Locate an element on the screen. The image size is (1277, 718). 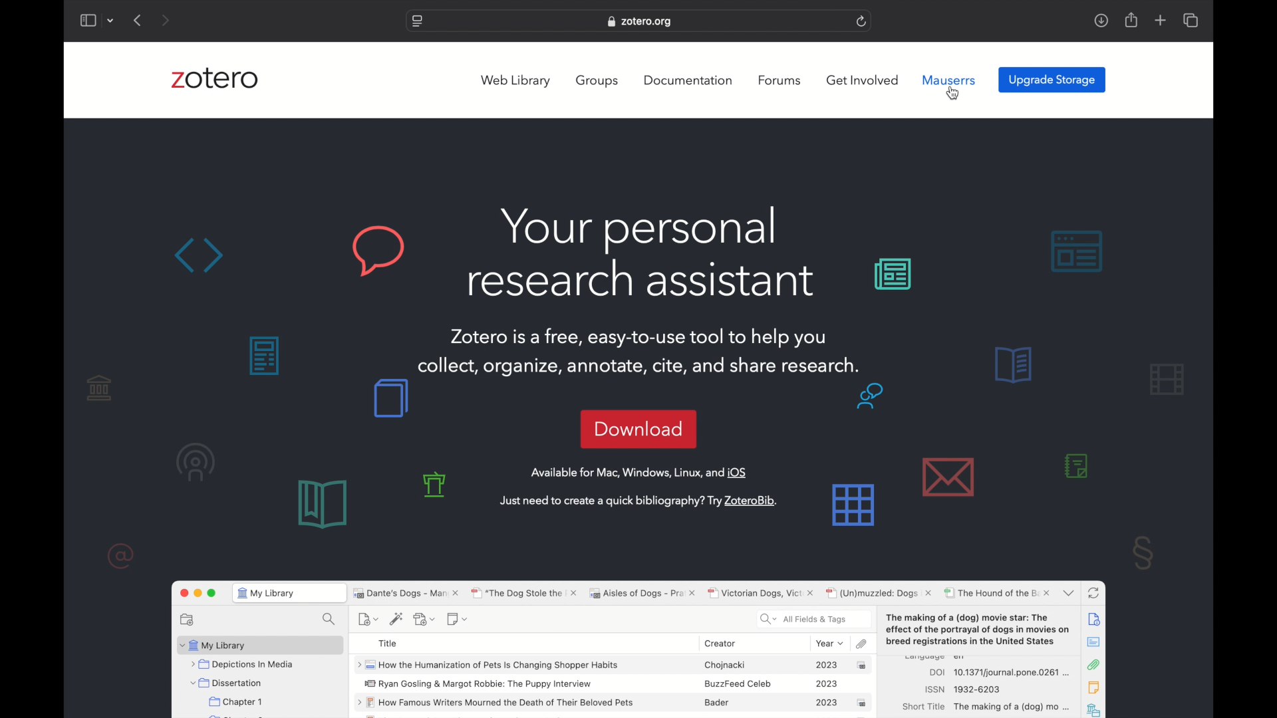
mauserrs is located at coordinates (948, 80).